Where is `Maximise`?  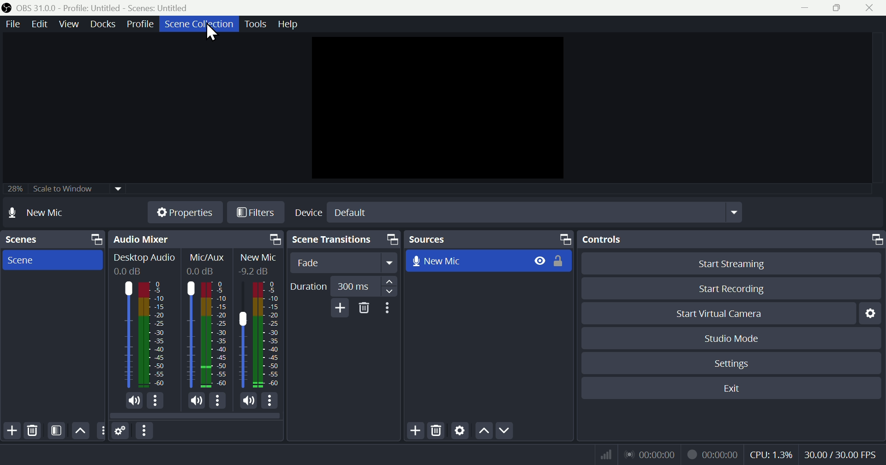 Maximise is located at coordinates (841, 8).